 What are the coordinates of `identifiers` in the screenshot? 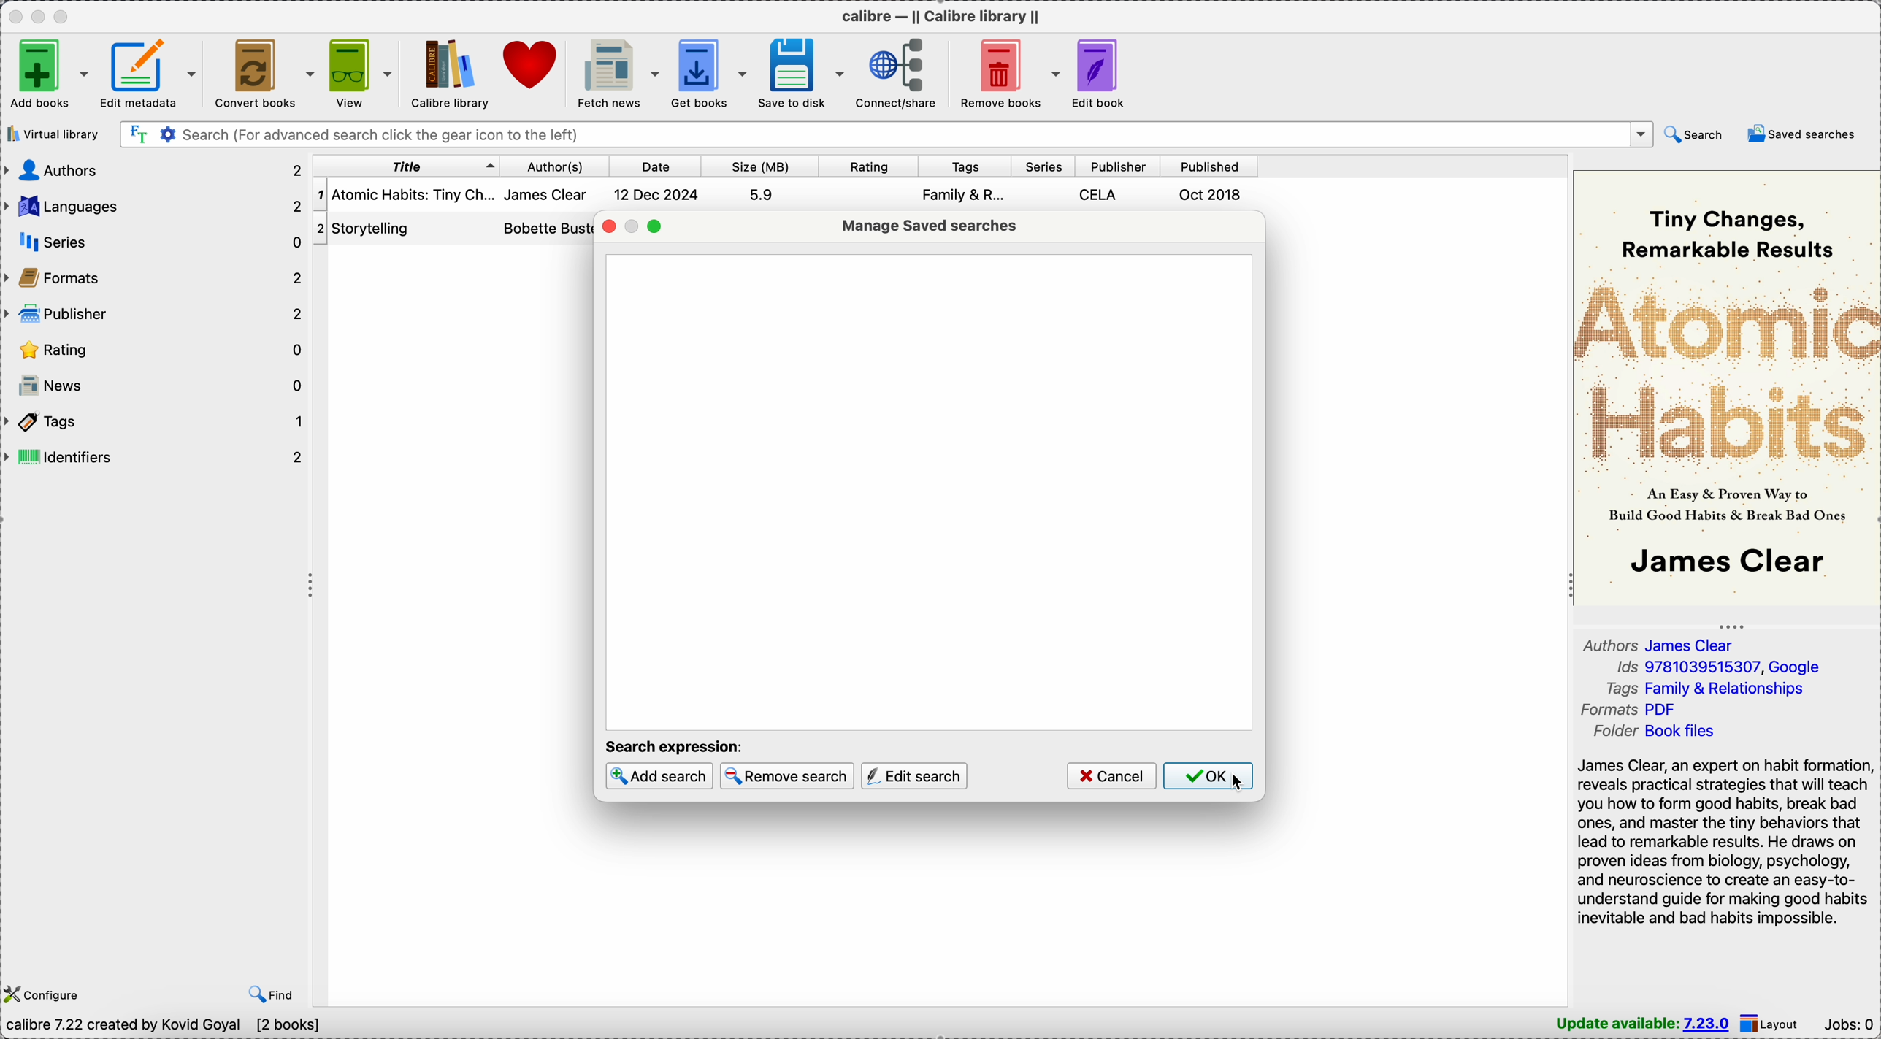 It's located at (156, 457).